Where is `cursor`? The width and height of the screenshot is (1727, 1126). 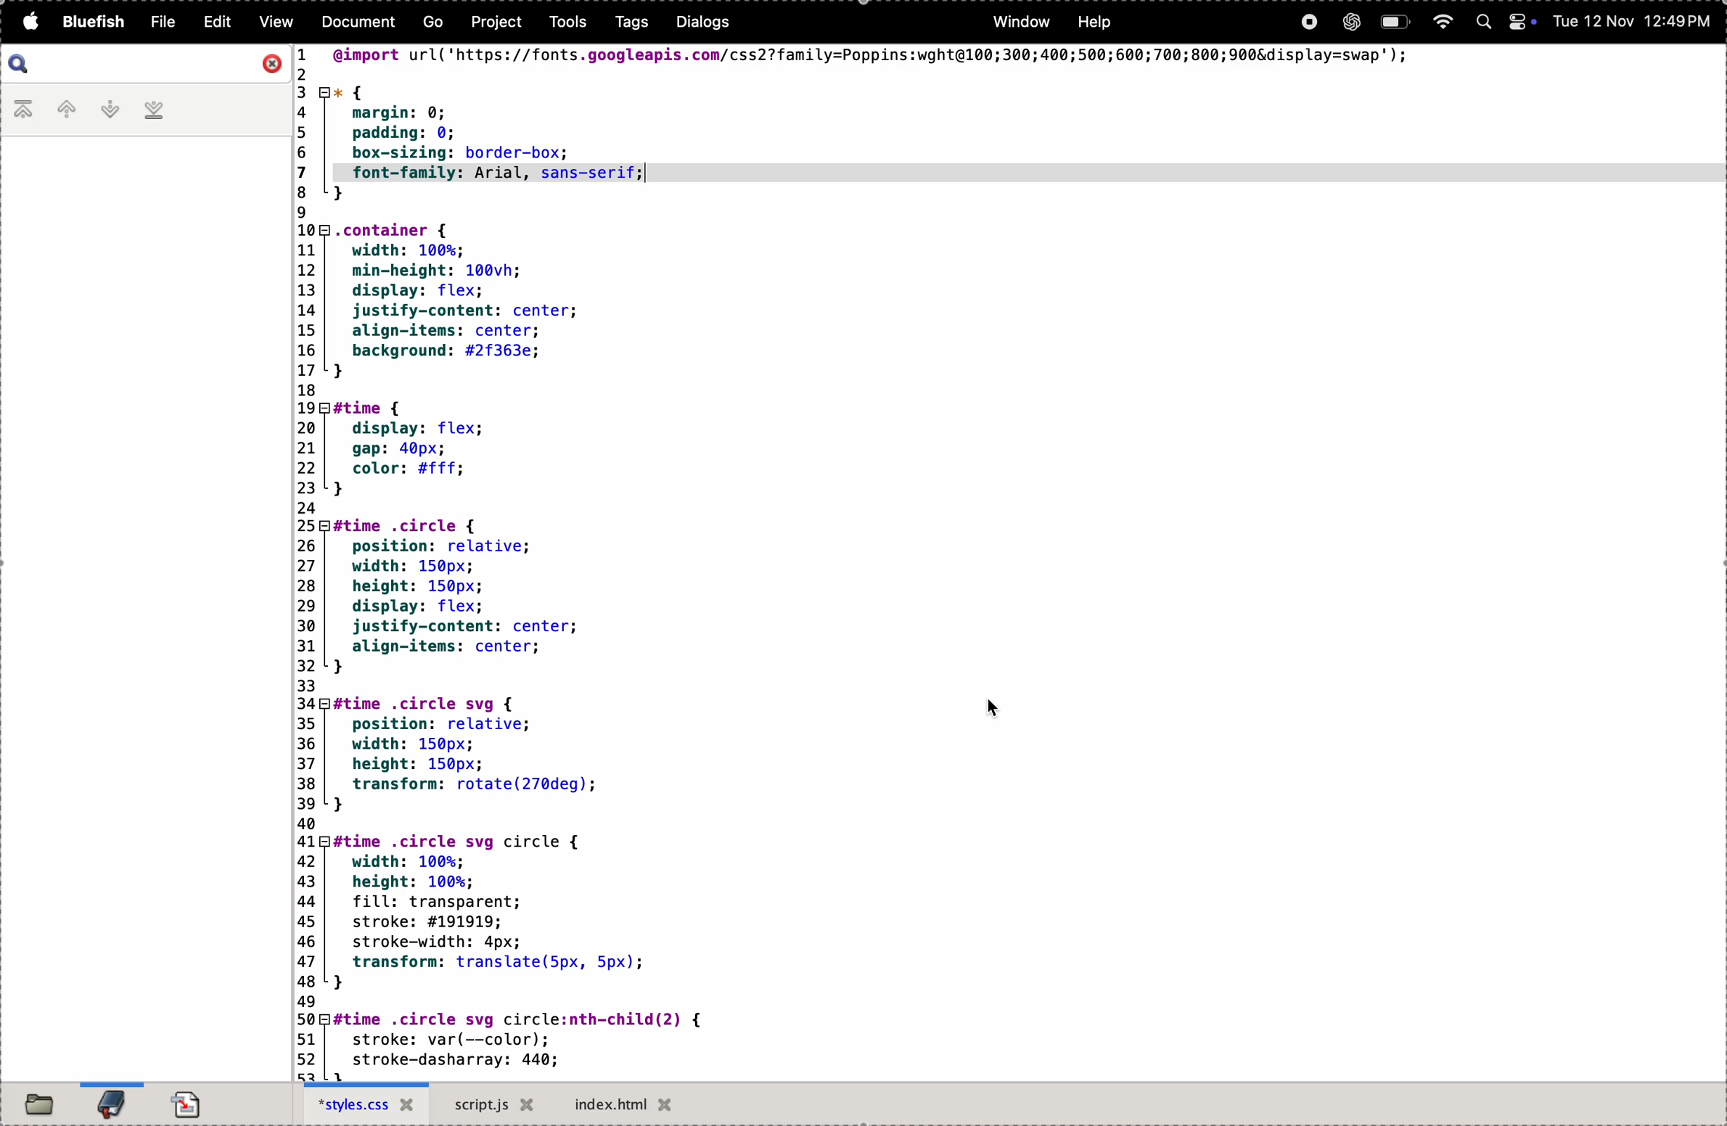 cursor is located at coordinates (993, 709).